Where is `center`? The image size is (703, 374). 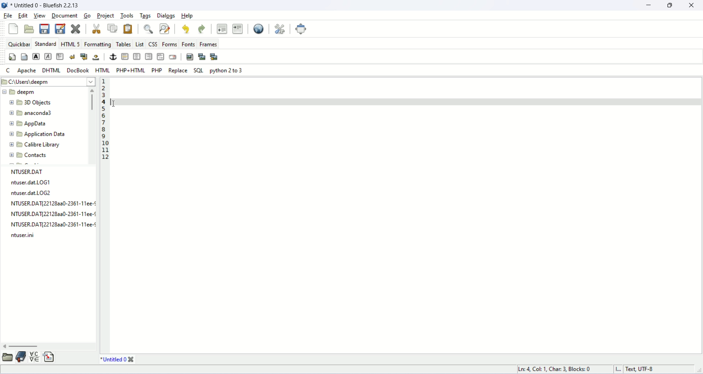 center is located at coordinates (137, 56).